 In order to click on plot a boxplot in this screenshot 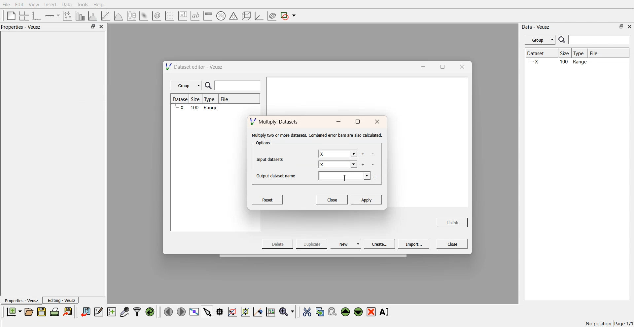, I will do `click(131, 15)`.